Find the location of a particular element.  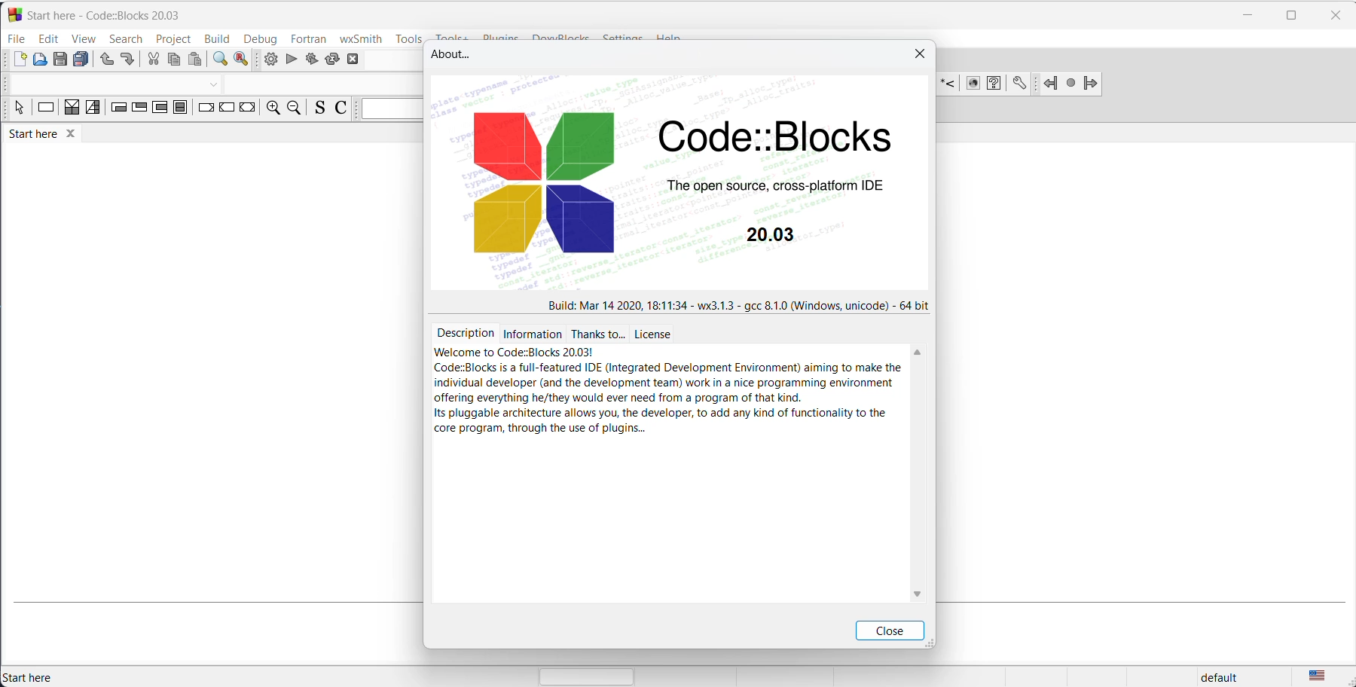

return instruction is located at coordinates (250, 110).